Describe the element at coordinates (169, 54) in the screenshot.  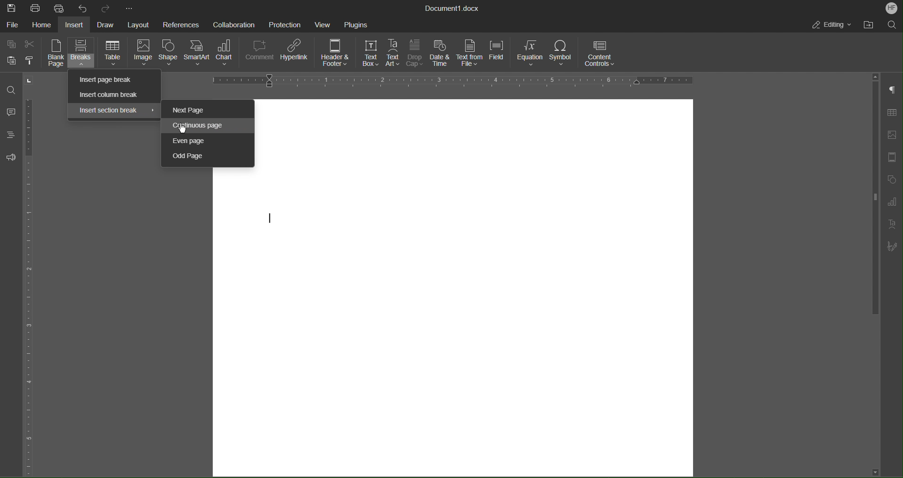
I see `Shape` at that location.